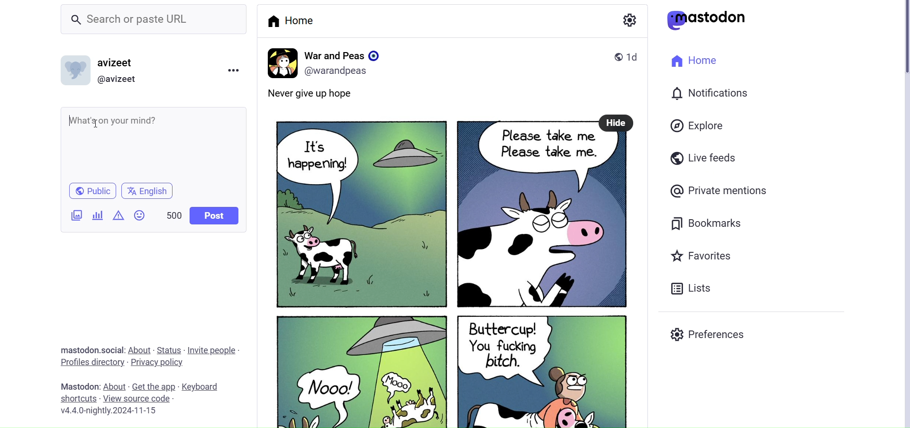 This screenshot has width=910, height=428. I want to click on Hide, so click(617, 122).